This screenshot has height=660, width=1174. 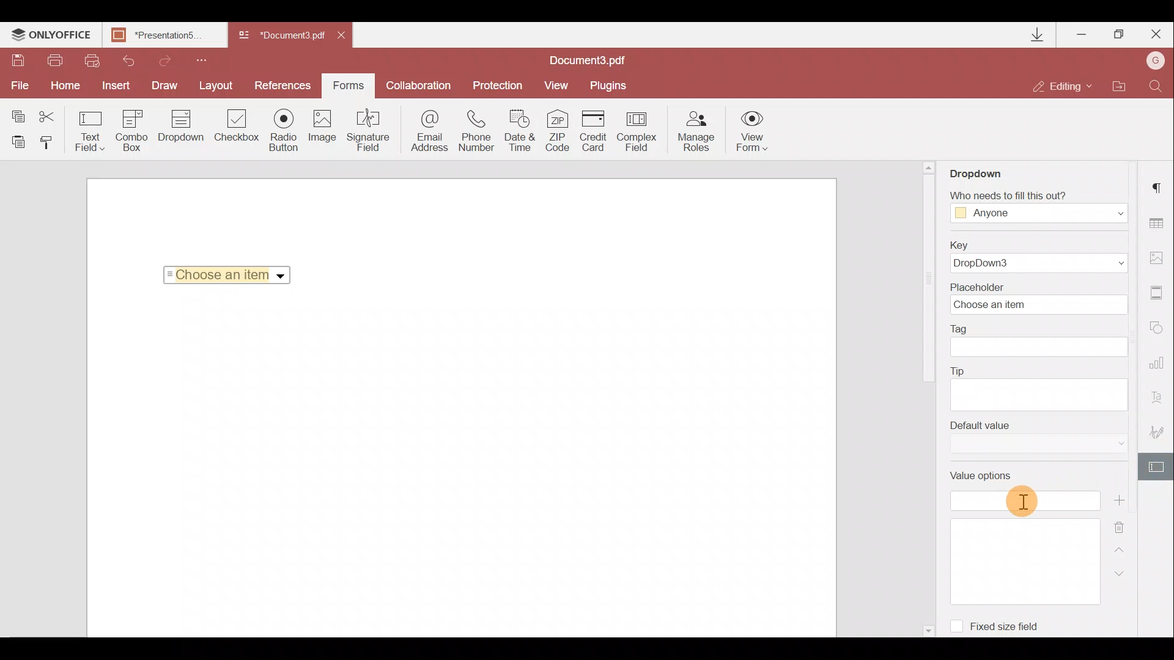 What do you see at coordinates (1044, 342) in the screenshot?
I see `Tag` at bounding box center [1044, 342].